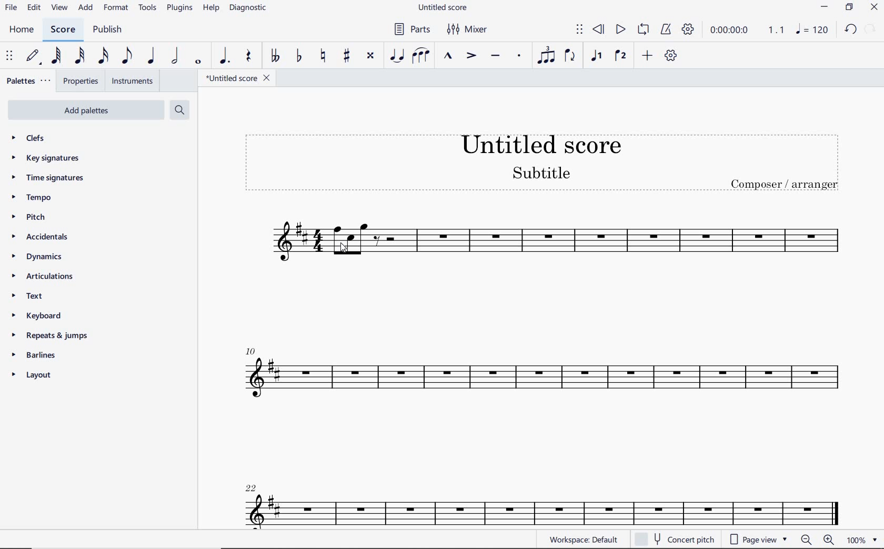  I want to click on MINIMIZE, so click(826, 8).